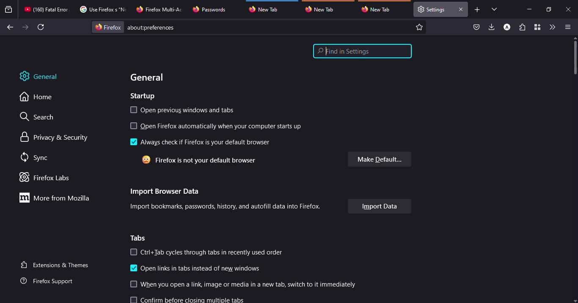 This screenshot has width=578, height=303. Describe the element at coordinates (36, 158) in the screenshot. I see `sync` at that location.